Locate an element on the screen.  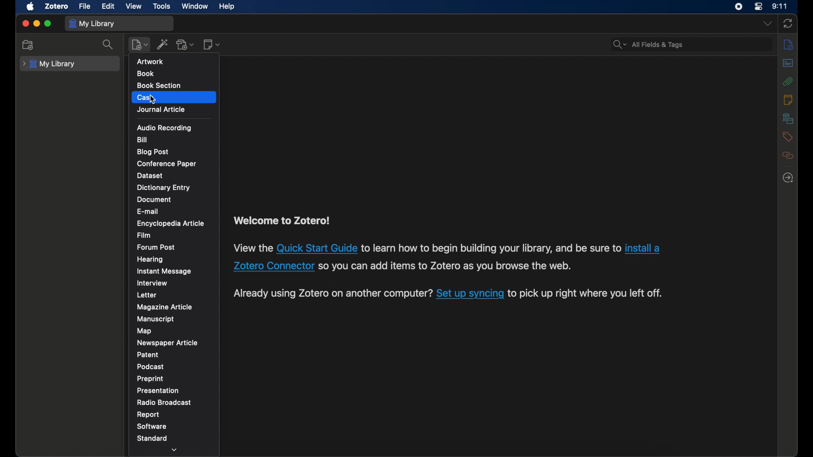
screen recorder is located at coordinates (738, 7).